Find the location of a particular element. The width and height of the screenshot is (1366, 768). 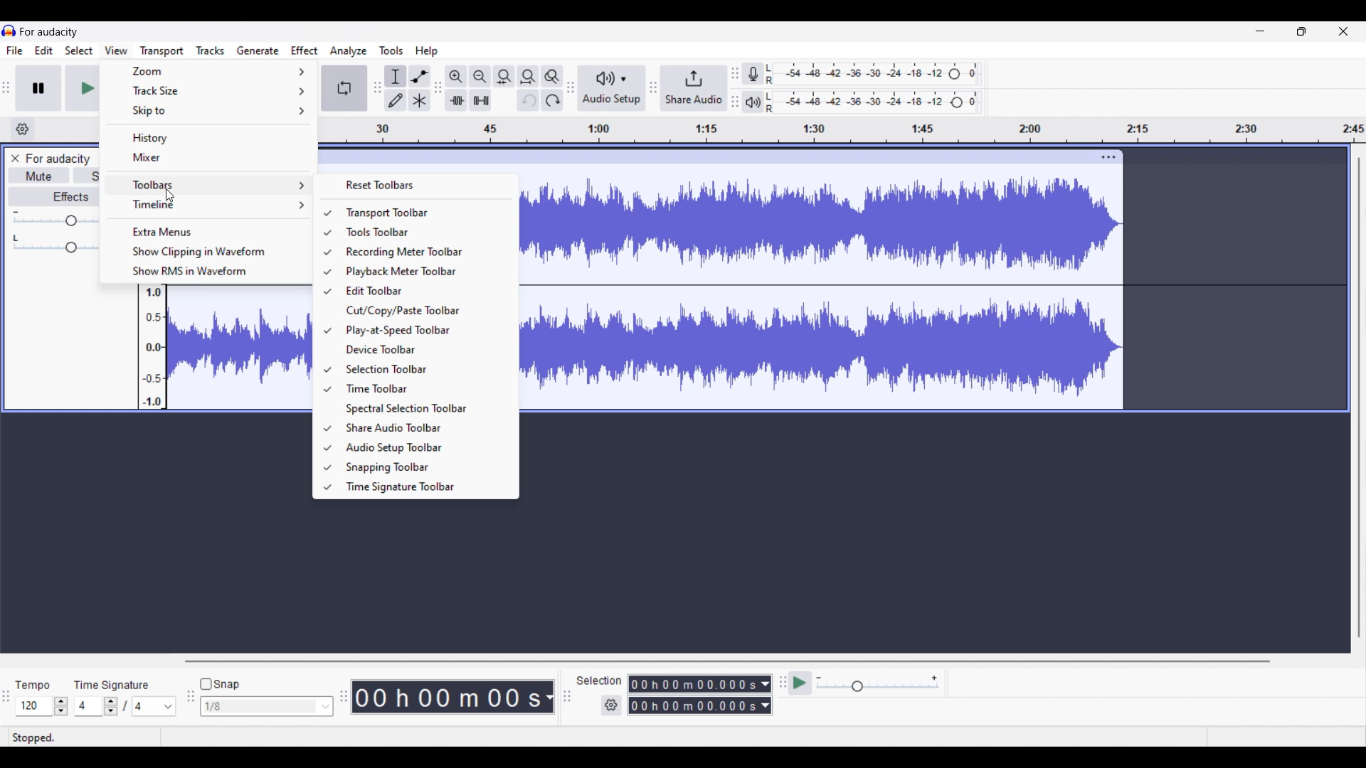

Pause is located at coordinates (38, 87).